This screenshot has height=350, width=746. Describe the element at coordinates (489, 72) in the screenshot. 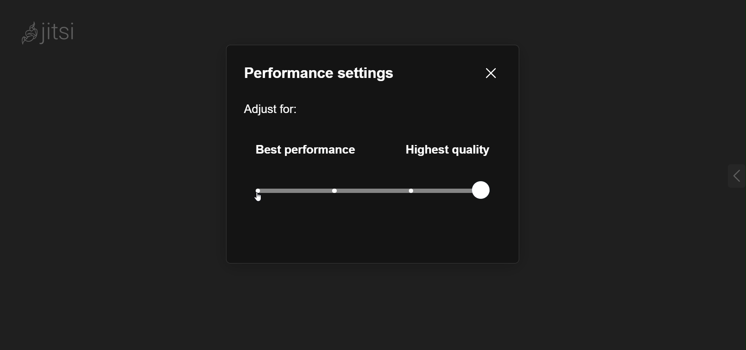

I see `close pane` at that location.